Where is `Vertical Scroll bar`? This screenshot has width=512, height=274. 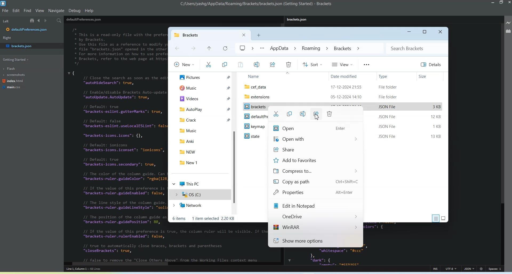
Vertical Scroll bar is located at coordinates (502, 143).